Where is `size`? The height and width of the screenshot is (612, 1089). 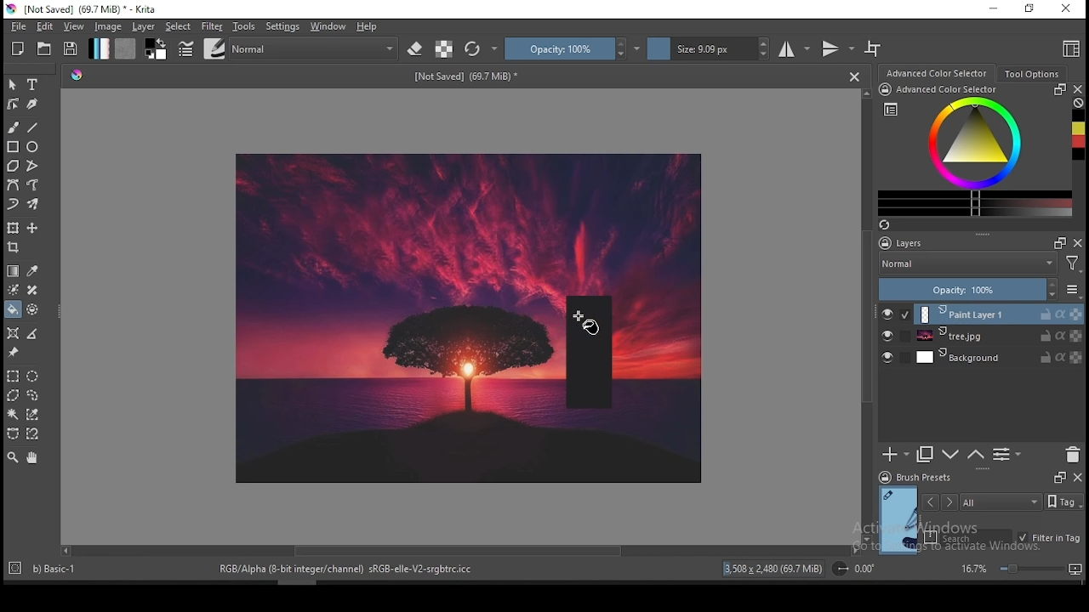
size is located at coordinates (709, 49).